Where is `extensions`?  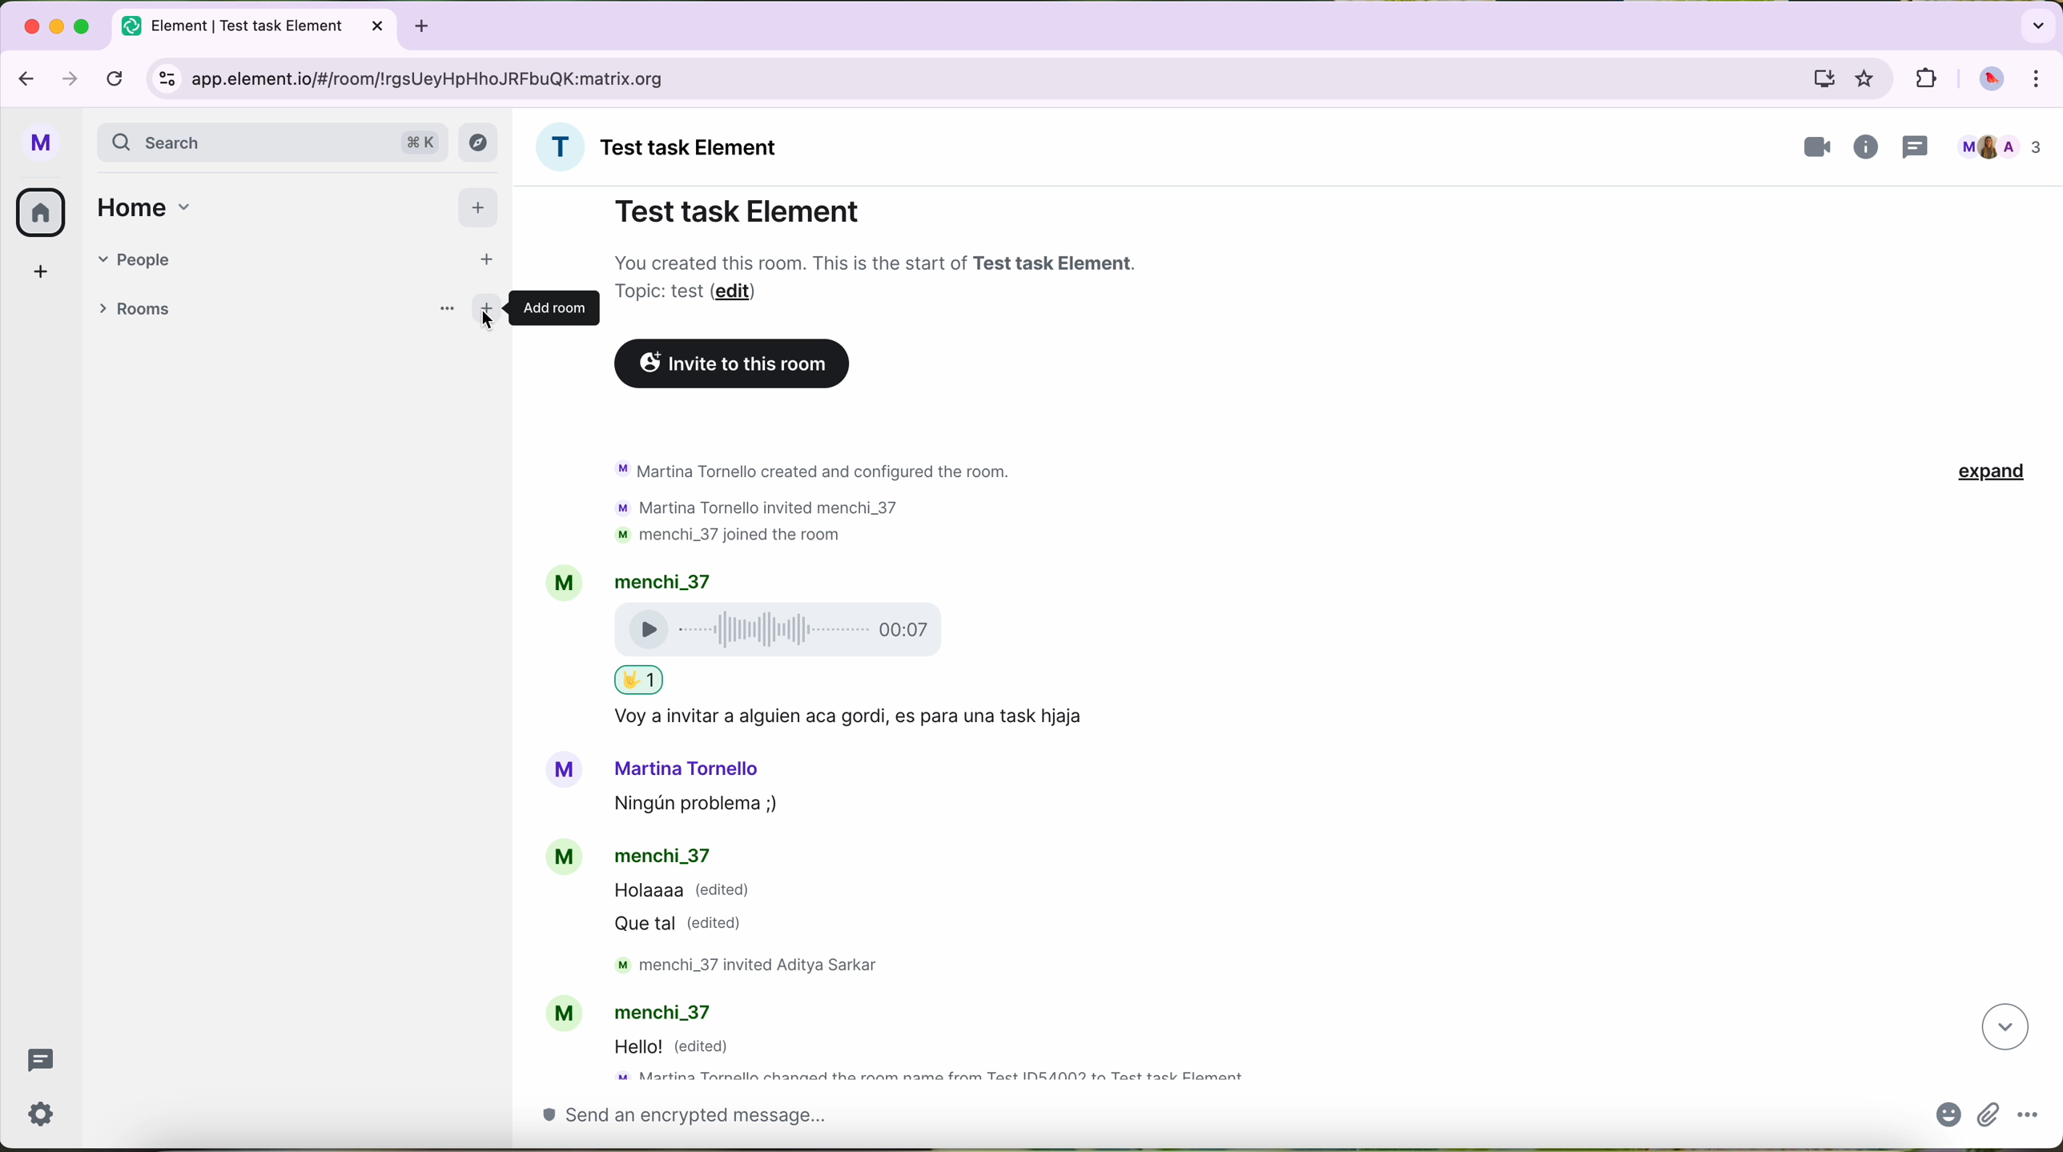 extensions is located at coordinates (1924, 77).